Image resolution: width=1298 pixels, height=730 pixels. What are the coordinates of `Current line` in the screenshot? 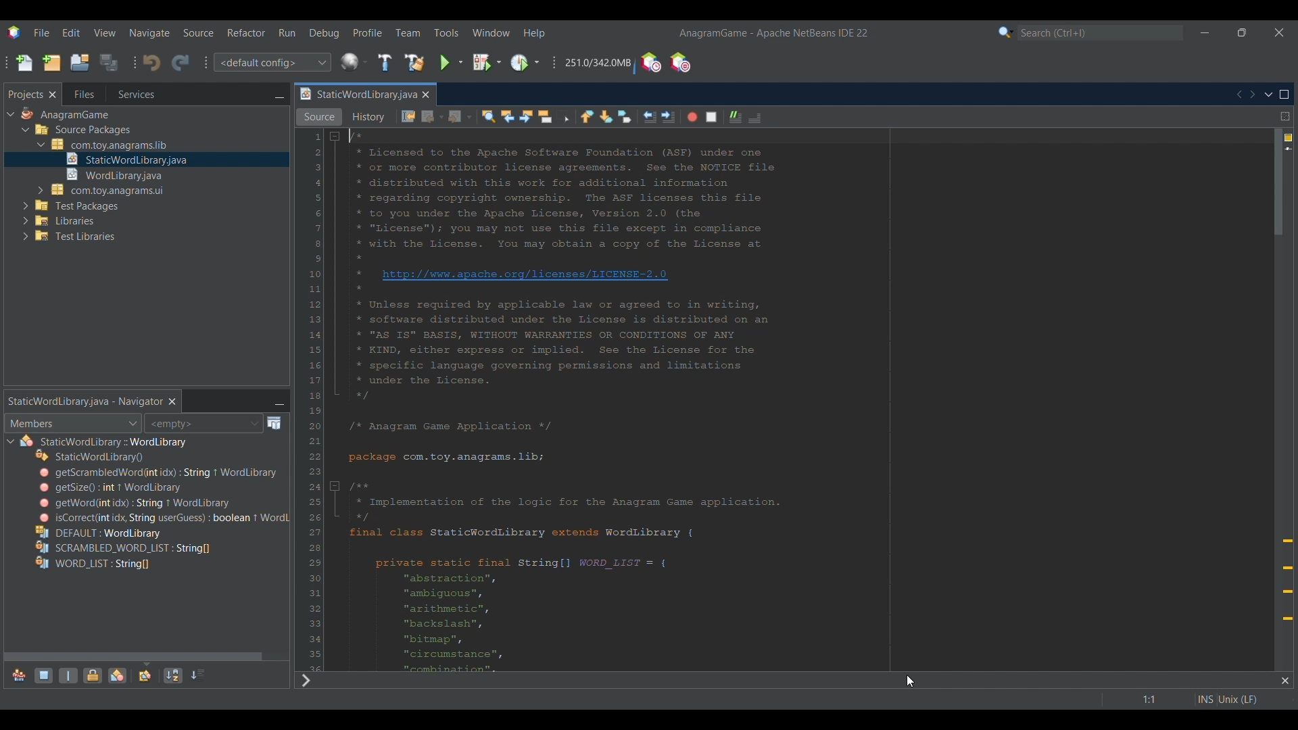 It's located at (1288, 149).